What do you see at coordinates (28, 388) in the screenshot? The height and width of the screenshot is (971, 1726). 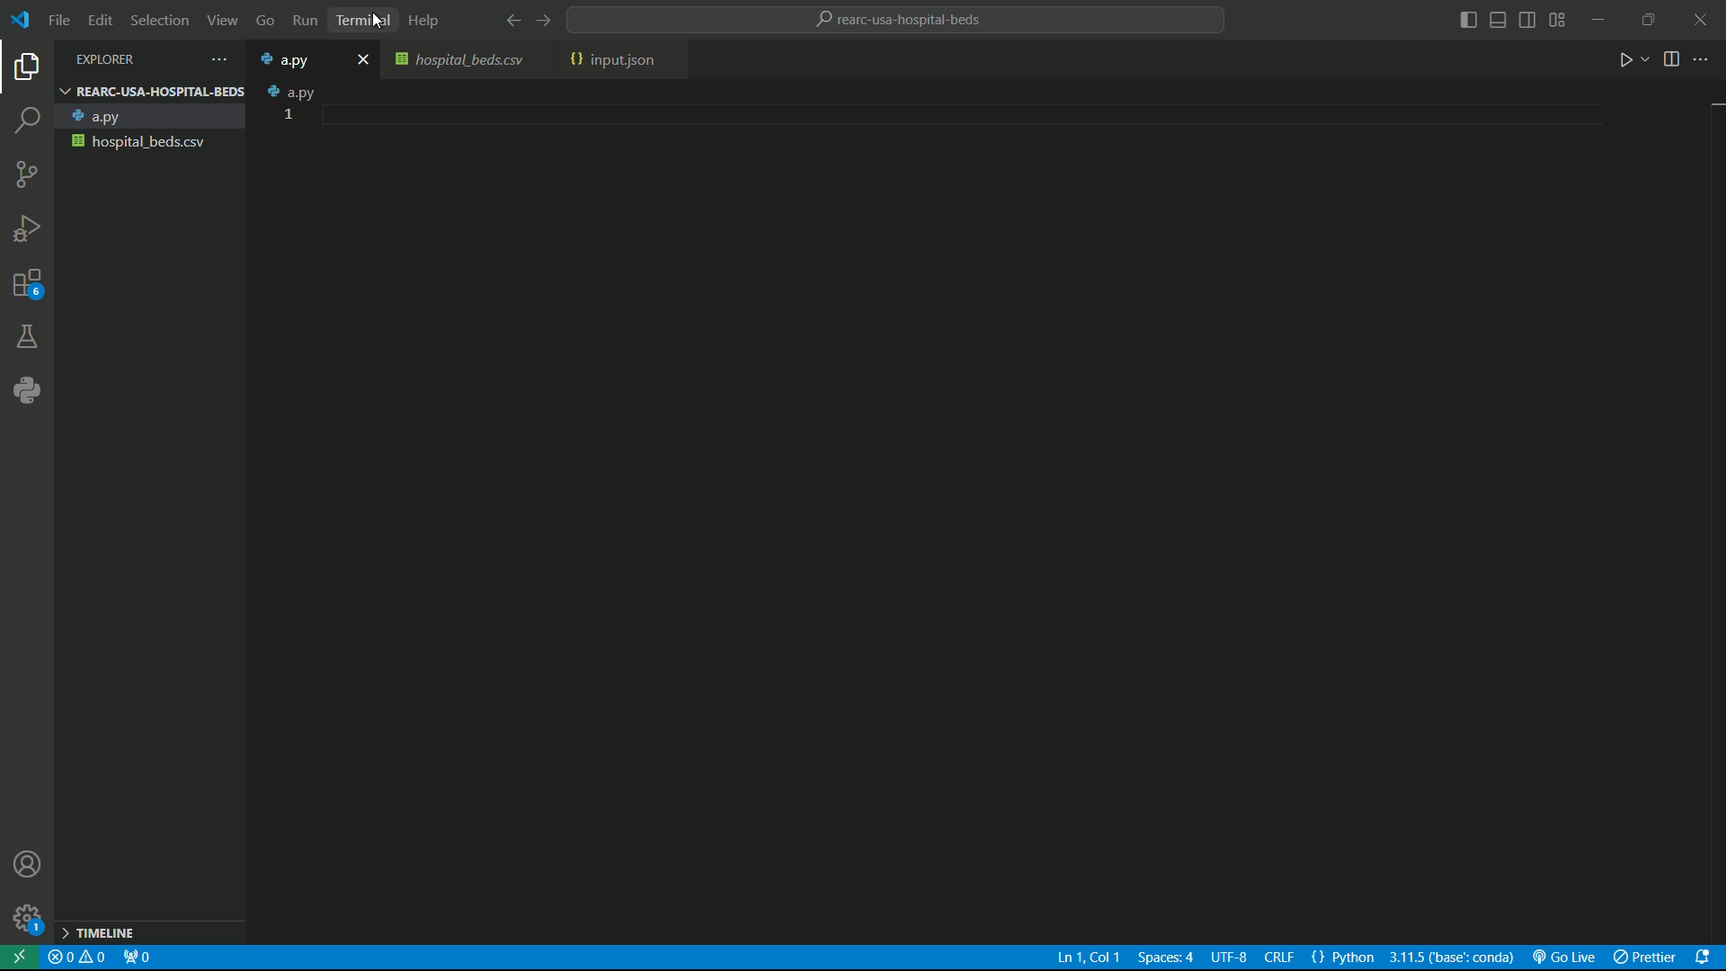 I see `python` at bounding box center [28, 388].